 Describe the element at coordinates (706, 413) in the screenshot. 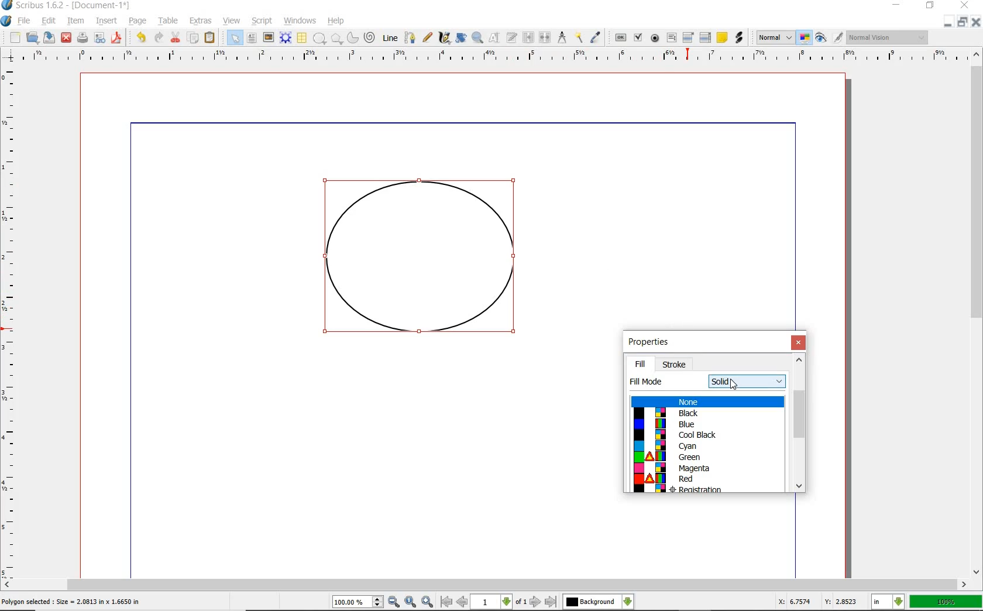

I see `color` at that location.